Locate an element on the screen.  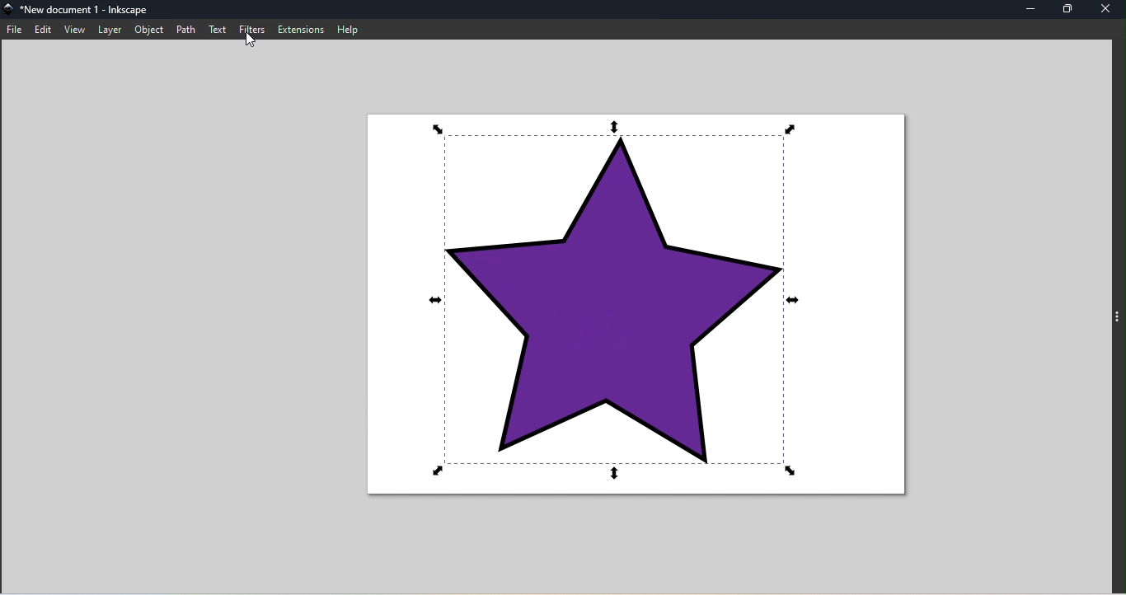
cursor is located at coordinates (245, 40).